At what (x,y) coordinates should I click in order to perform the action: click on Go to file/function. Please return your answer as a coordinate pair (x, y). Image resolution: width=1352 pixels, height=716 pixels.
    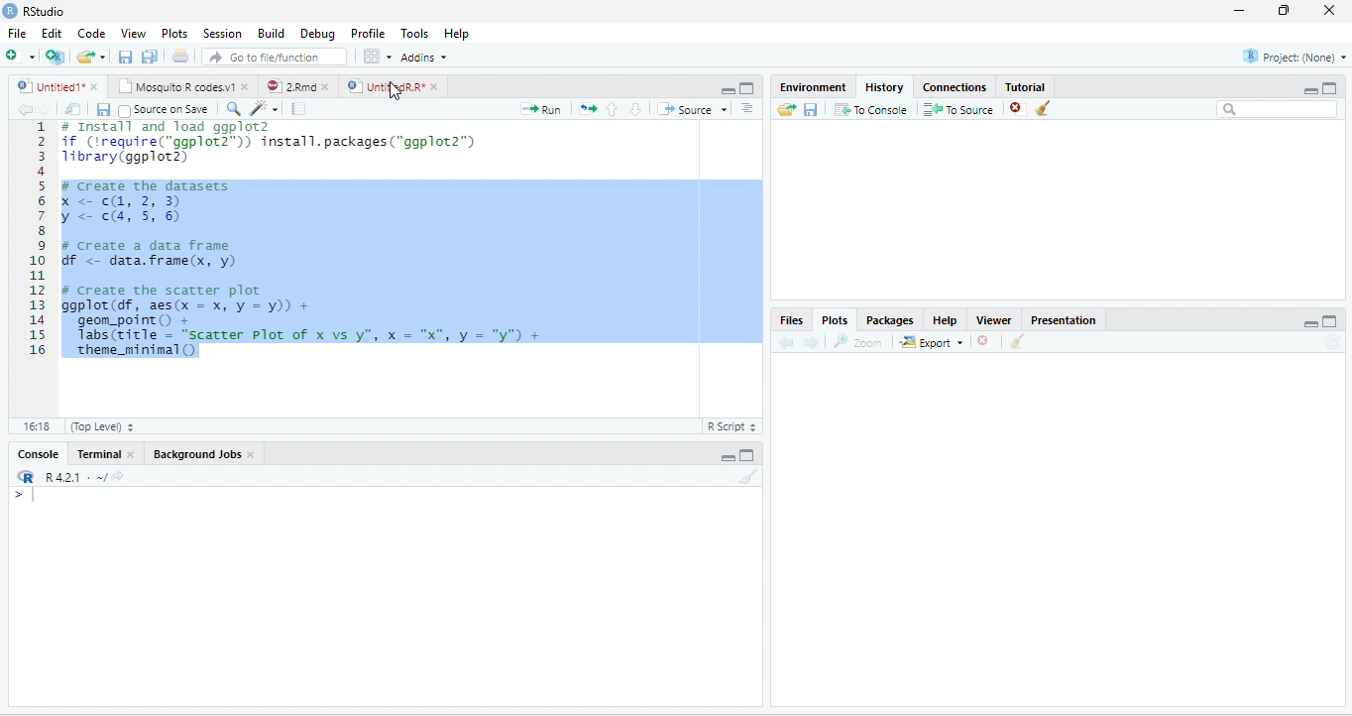
    Looking at the image, I should click on (275, 56).